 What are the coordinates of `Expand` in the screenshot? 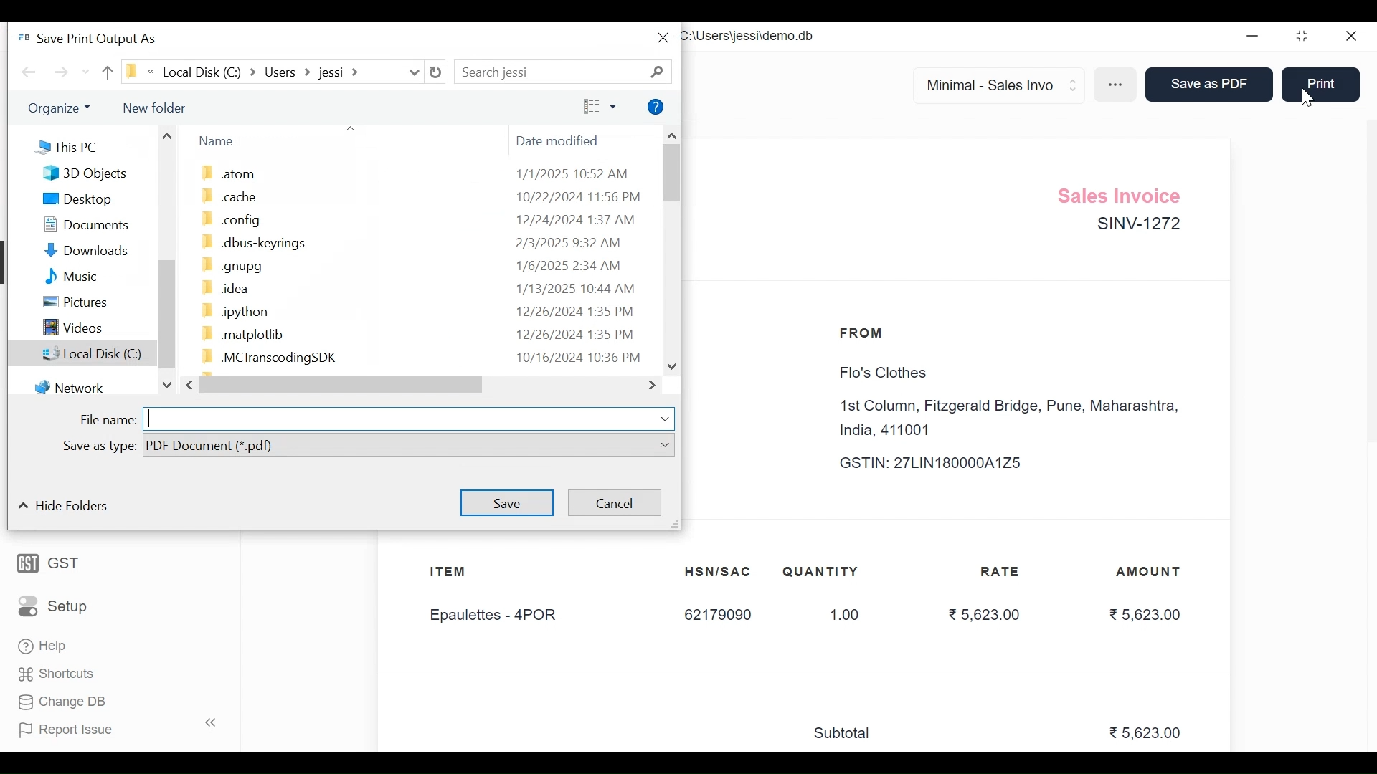 It's located at (667, 419).